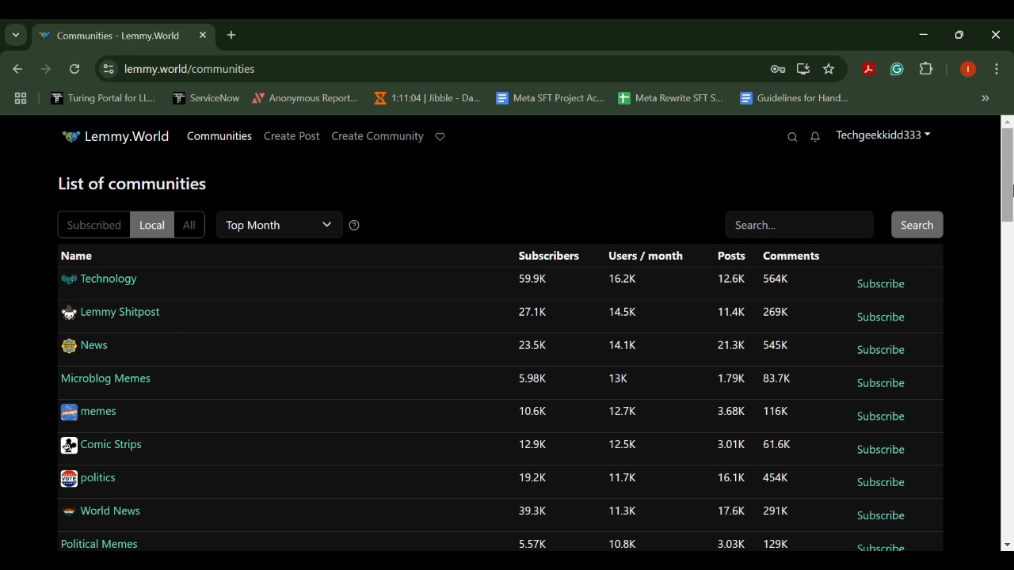  Describe the element at coordinates (90, 480) in the screenshot. I see `politics` at that location.